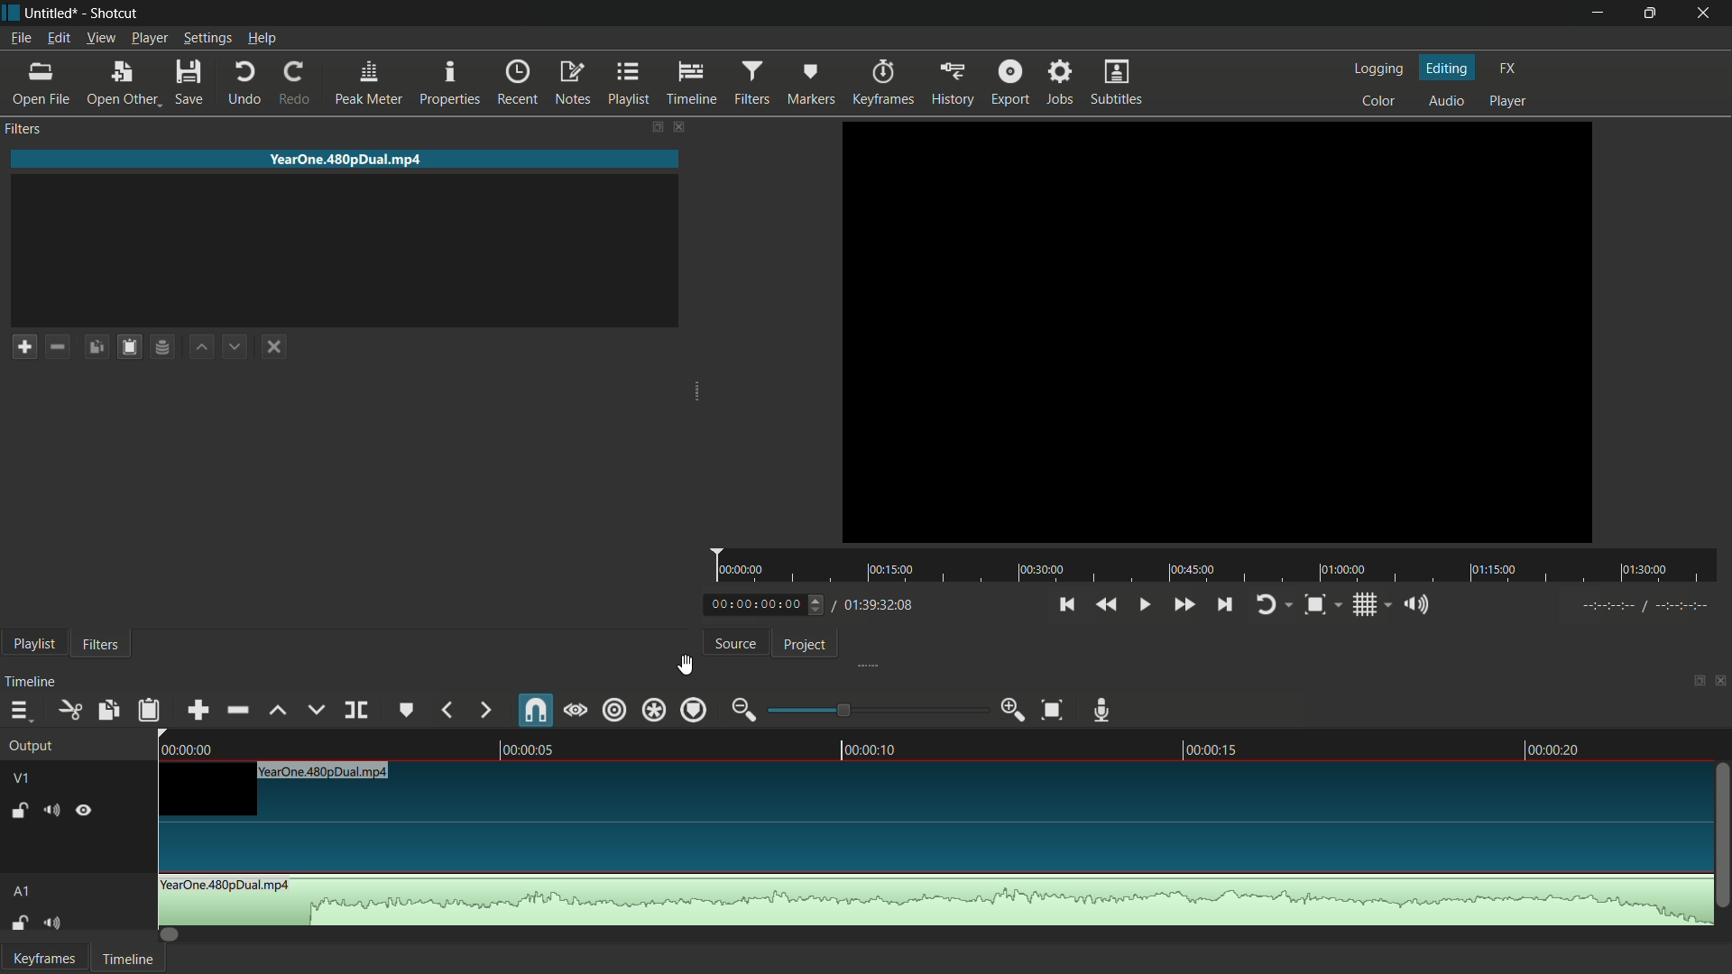  Describe the element at coordinates (207, 38) in the screenshot. I see `settings menu` at that location.